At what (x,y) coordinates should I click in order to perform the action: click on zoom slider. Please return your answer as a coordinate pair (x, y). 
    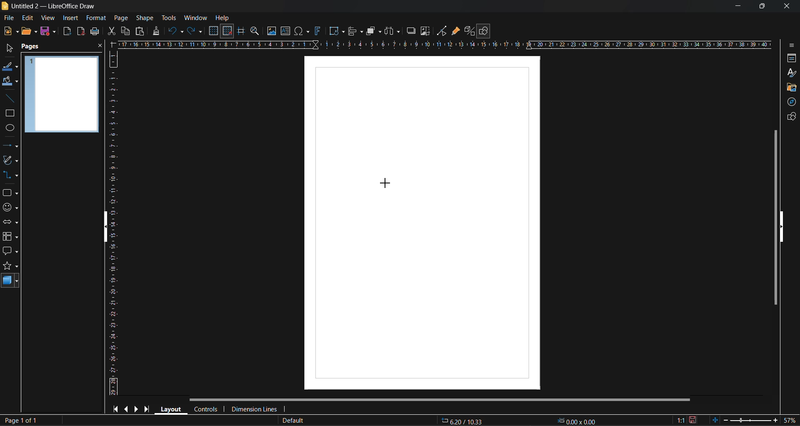
    Looking at the image, I should click on (750, 420).